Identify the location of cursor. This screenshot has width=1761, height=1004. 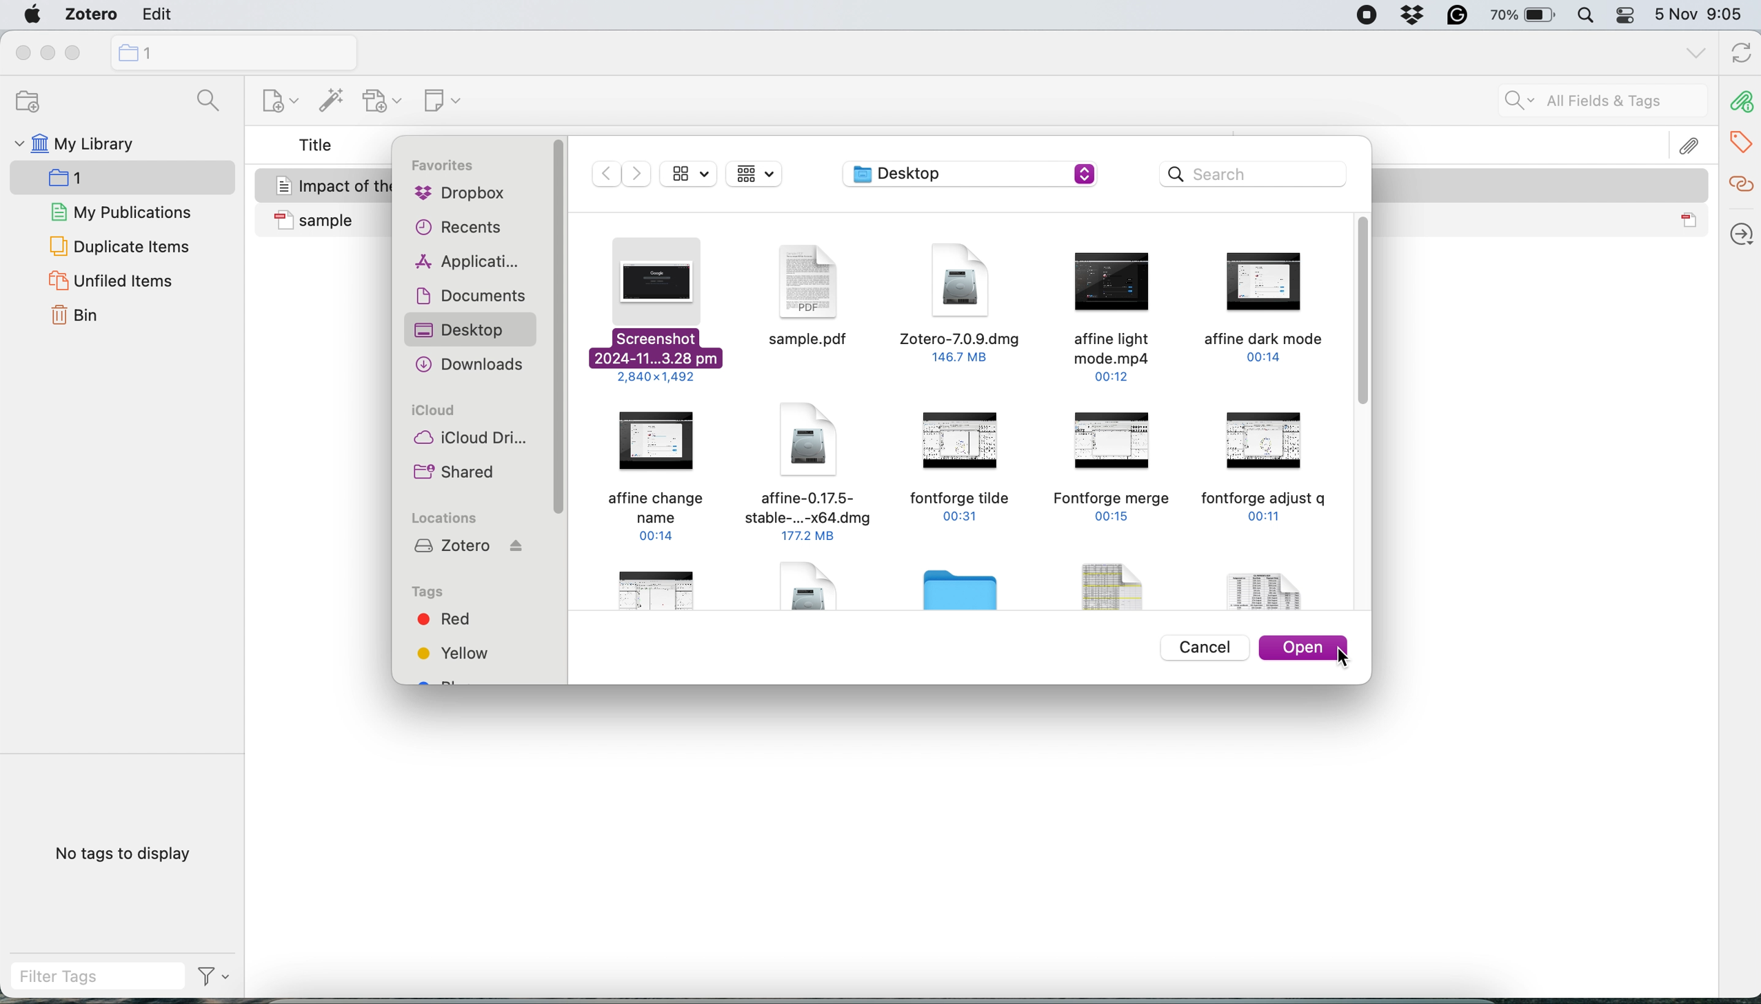
(1342, 658).